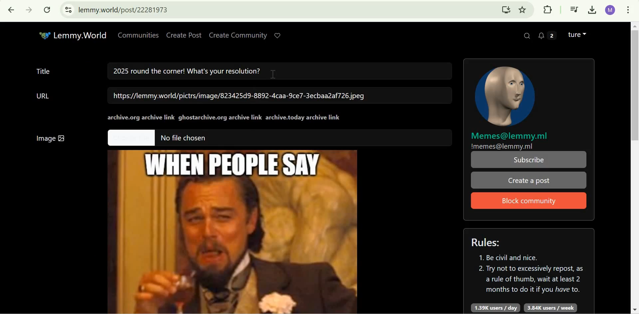 This screenshot has width=639, height=314. Describe the element at coordinates (510, 136) in the screenshot. I see `Memes@lemmy.ml` at that location.